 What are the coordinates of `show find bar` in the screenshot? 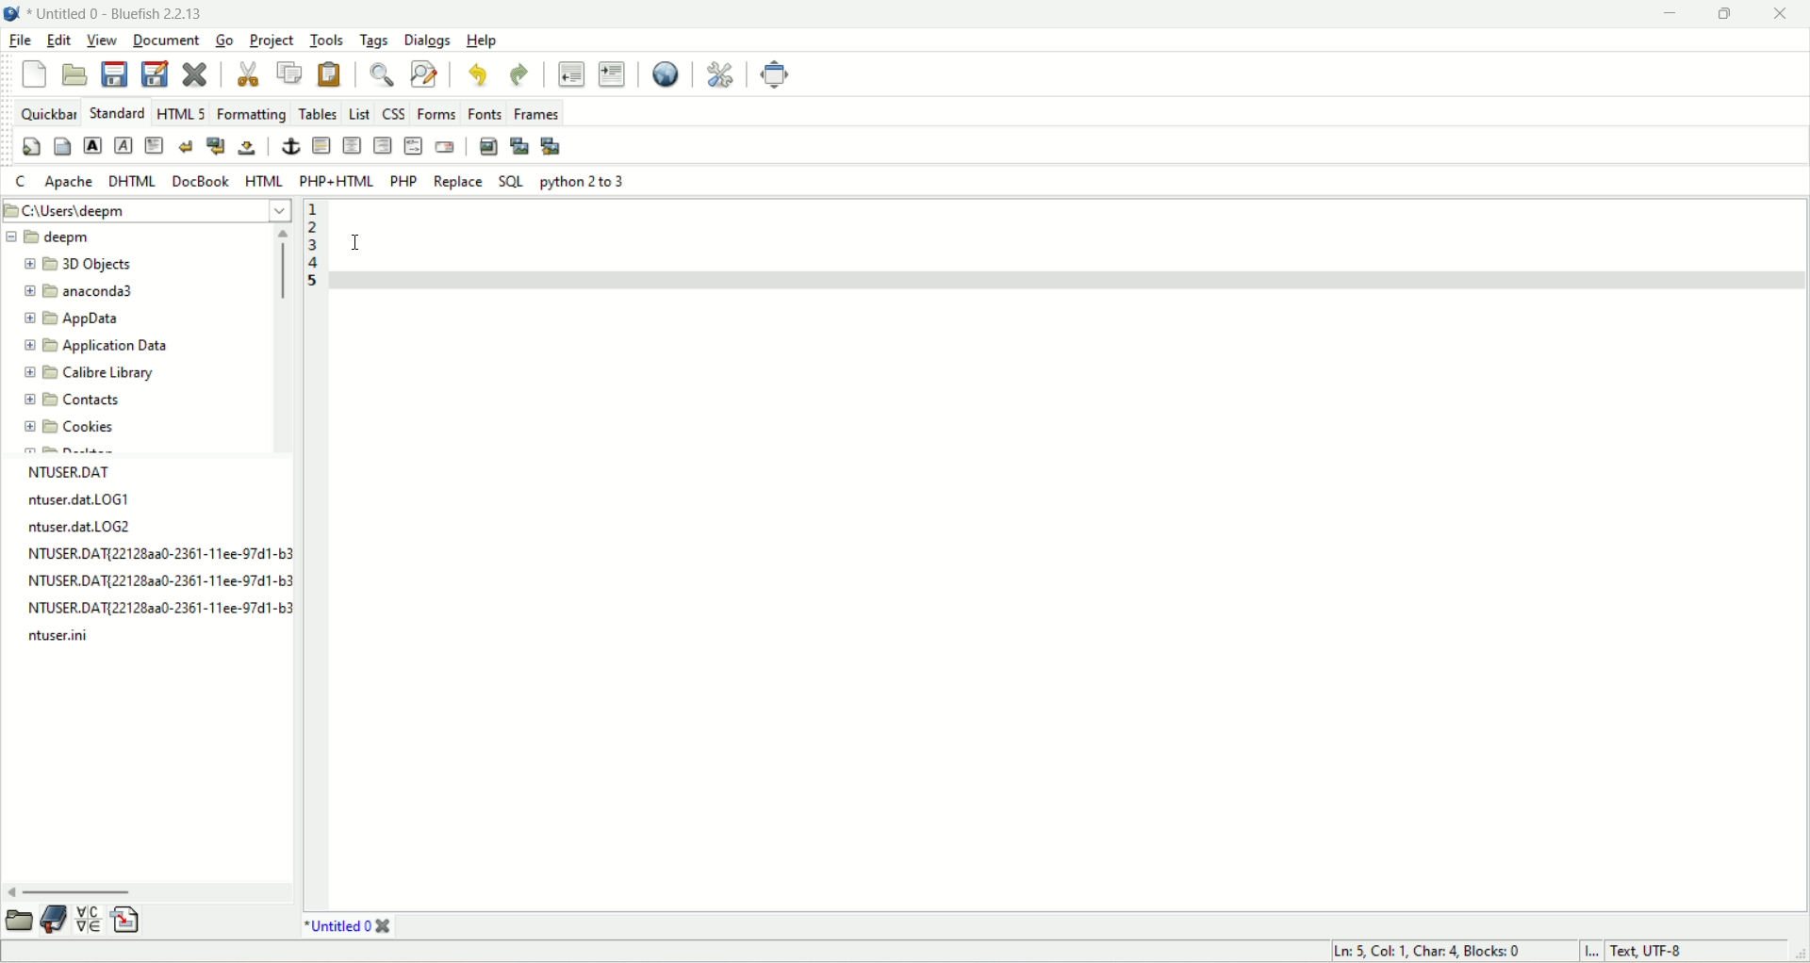 It's located at (378, 73).